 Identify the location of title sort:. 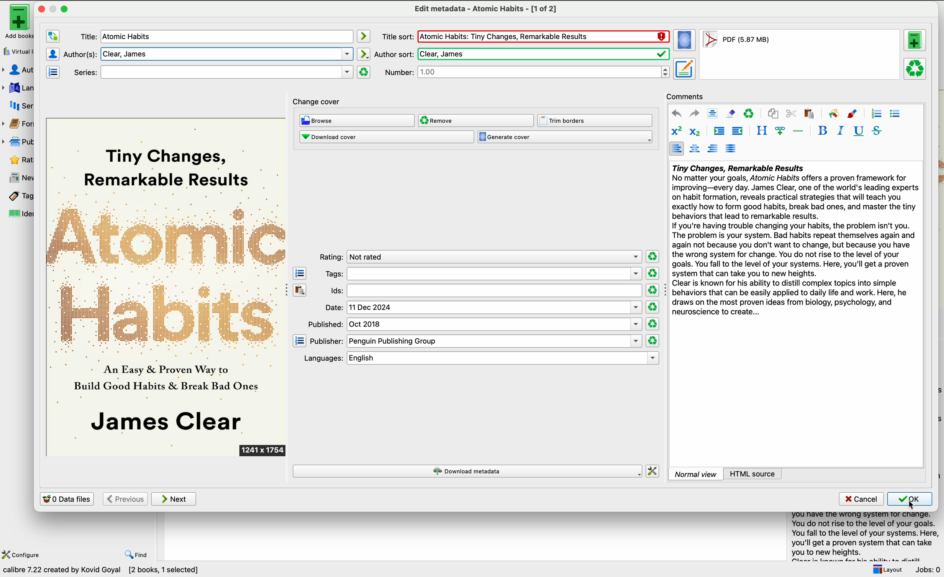
(397, 36).